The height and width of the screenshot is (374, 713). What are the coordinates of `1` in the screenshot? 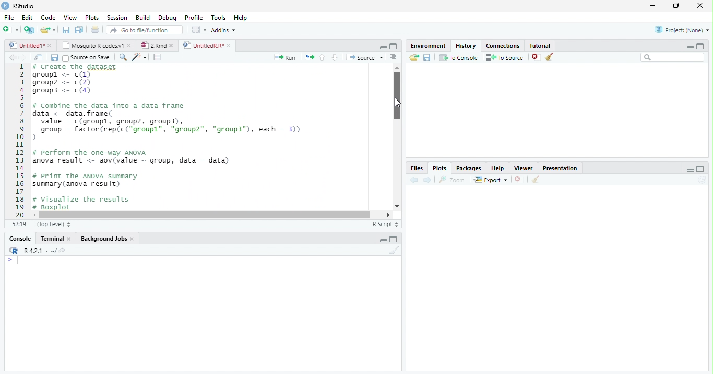 It's located at (19, 140).